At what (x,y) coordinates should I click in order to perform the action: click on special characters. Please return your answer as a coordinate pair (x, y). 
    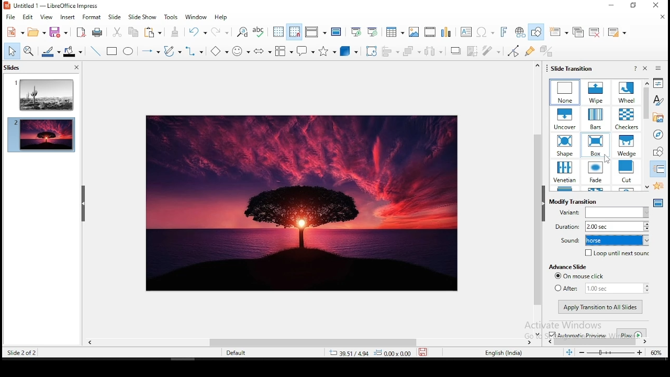
    Looking at the image, I should click on (485, 33).